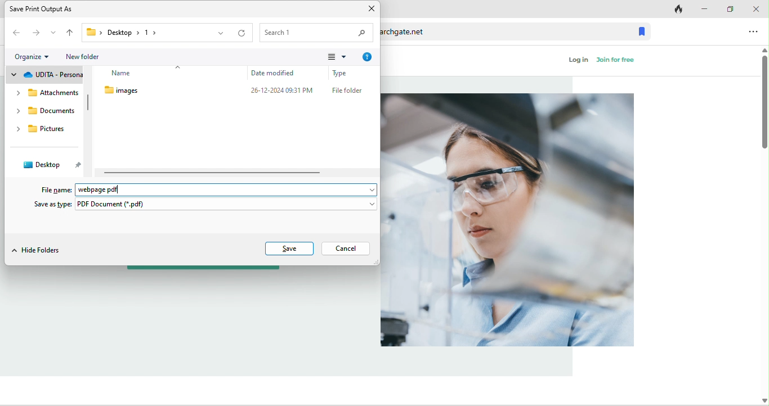 The image size is (769, 406). What do you see at coordinates (642, 30) in the screenshot?
I see `bookmark` at bounding box center [642, 30].